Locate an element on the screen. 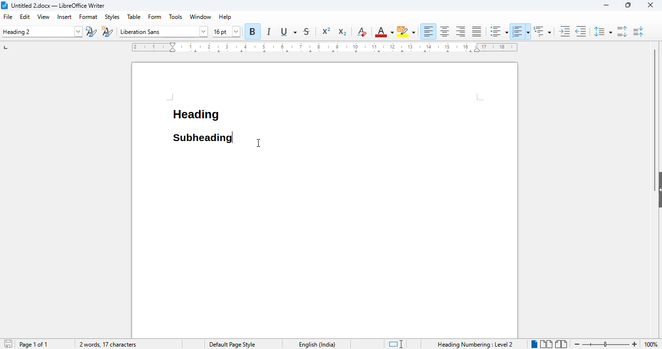 The width and height of the screenshot is (662, 349). toggle ordered list is located at coordinates (520, 32).